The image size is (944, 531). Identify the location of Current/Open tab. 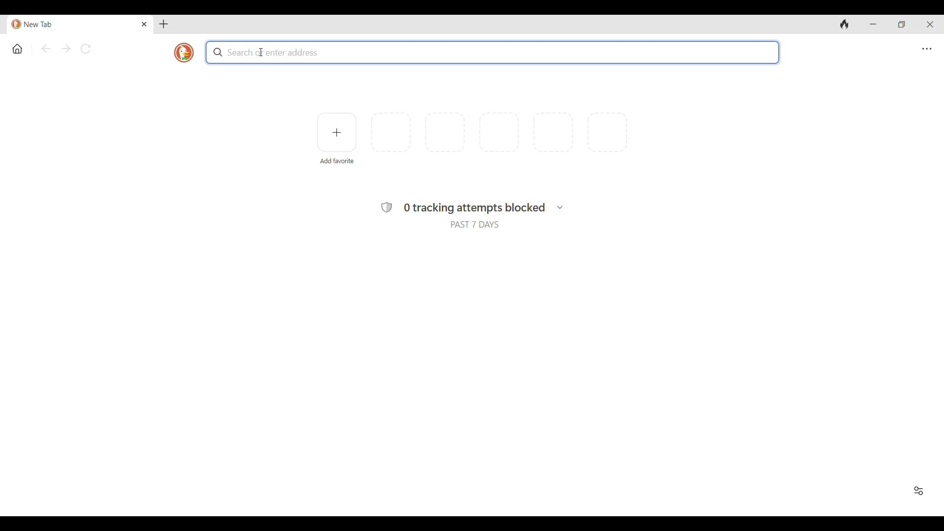
(73, 25).